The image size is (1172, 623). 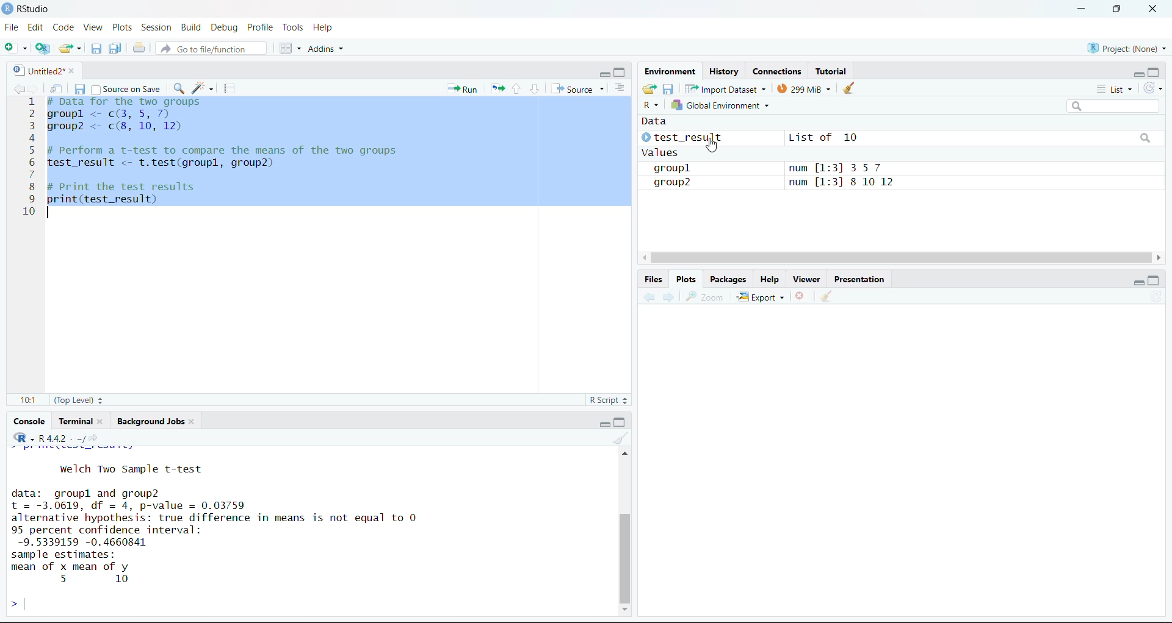 What do you see at coordinates (29, 421) in the screenshot?
I see `Console` at bounding box center [29, 421].